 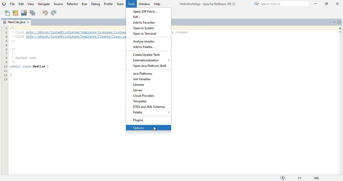 I want to click on plugins, so click(x=139, y=121).